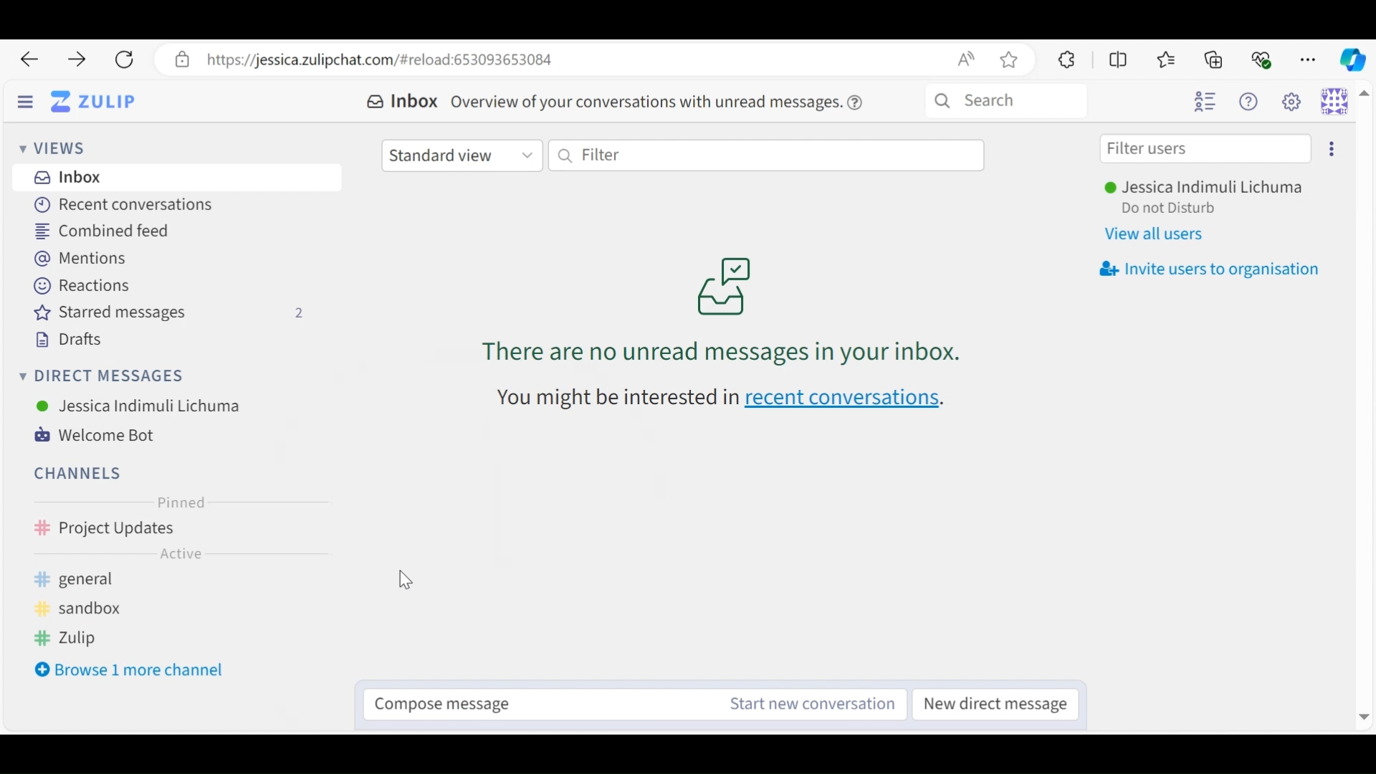 The image size is (1376, 774). What do you see at coordinates (73, 641) in the screenshot?
I see `zulip` at bounding box center [73, 641].